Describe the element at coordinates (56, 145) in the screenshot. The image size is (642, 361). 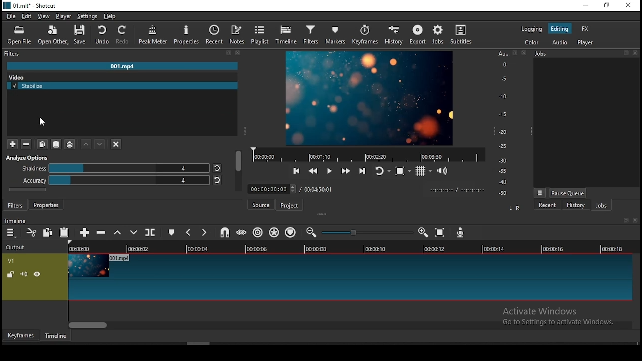
I see `copy` at that location.